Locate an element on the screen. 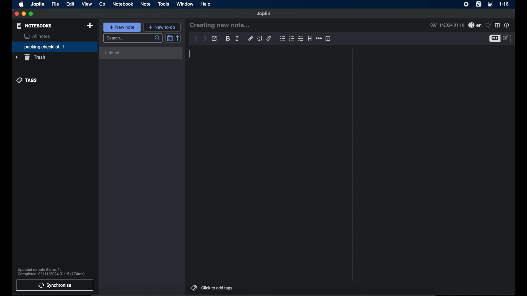 This screenshot has height=296, width=527. new note is located at coordinates (122, 27).